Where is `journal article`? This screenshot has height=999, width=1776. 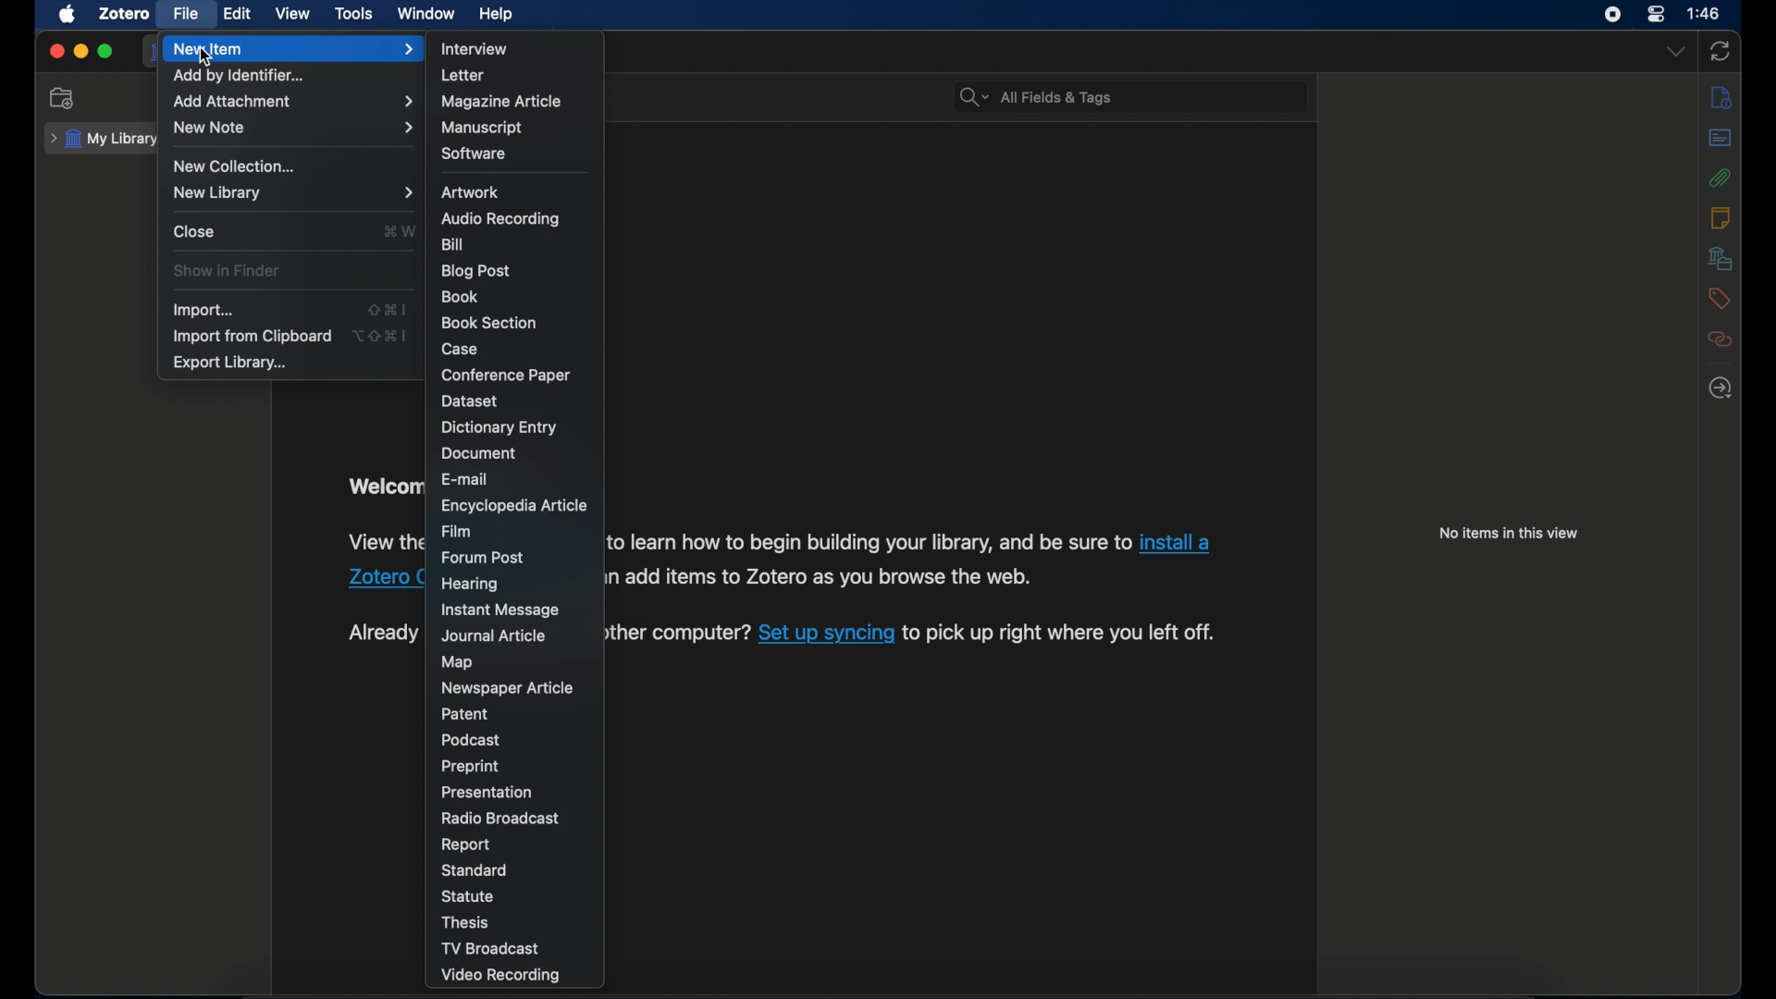 journal article is located at coordinates (495, 636).